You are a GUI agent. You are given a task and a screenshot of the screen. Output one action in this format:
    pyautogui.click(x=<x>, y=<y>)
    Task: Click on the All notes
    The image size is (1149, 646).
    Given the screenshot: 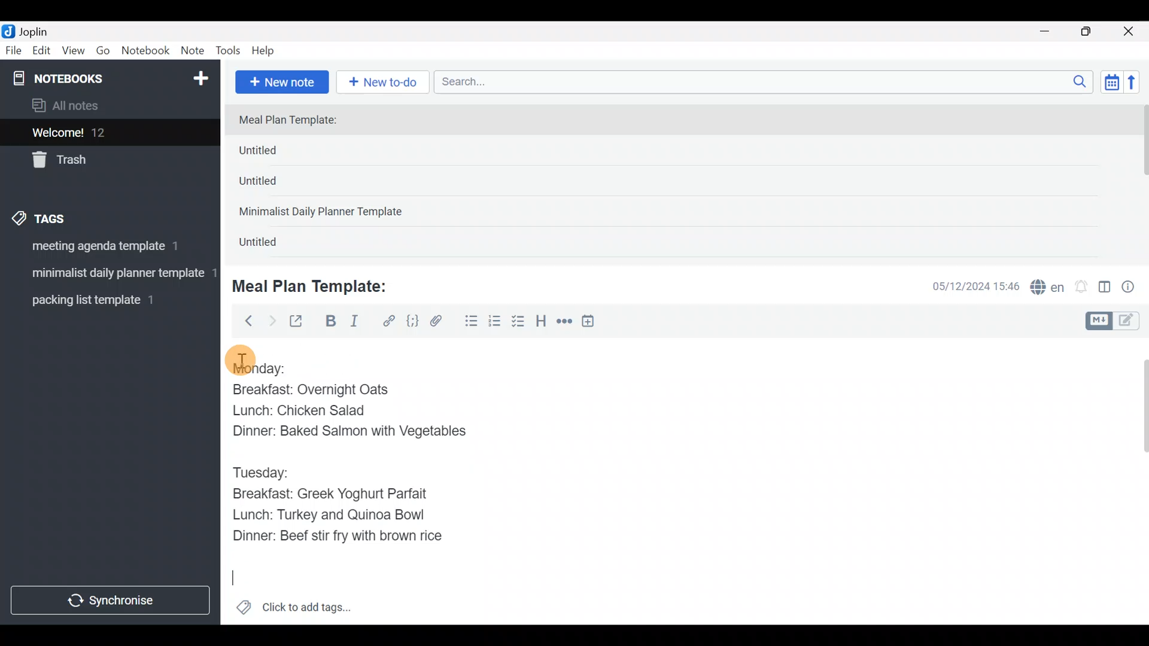 What is the action you would take?
    pyautogui.click(x=107, y=106)
    